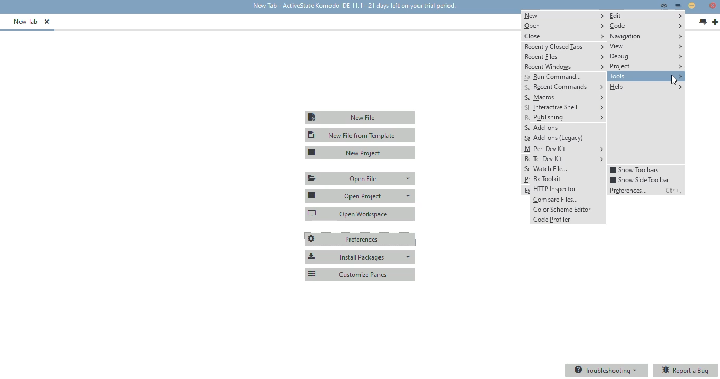 The height and width of the screenshot is (379, 720). Describe the element at coordinates (26, 21) in the screenshot. I see `new tab` at that location.